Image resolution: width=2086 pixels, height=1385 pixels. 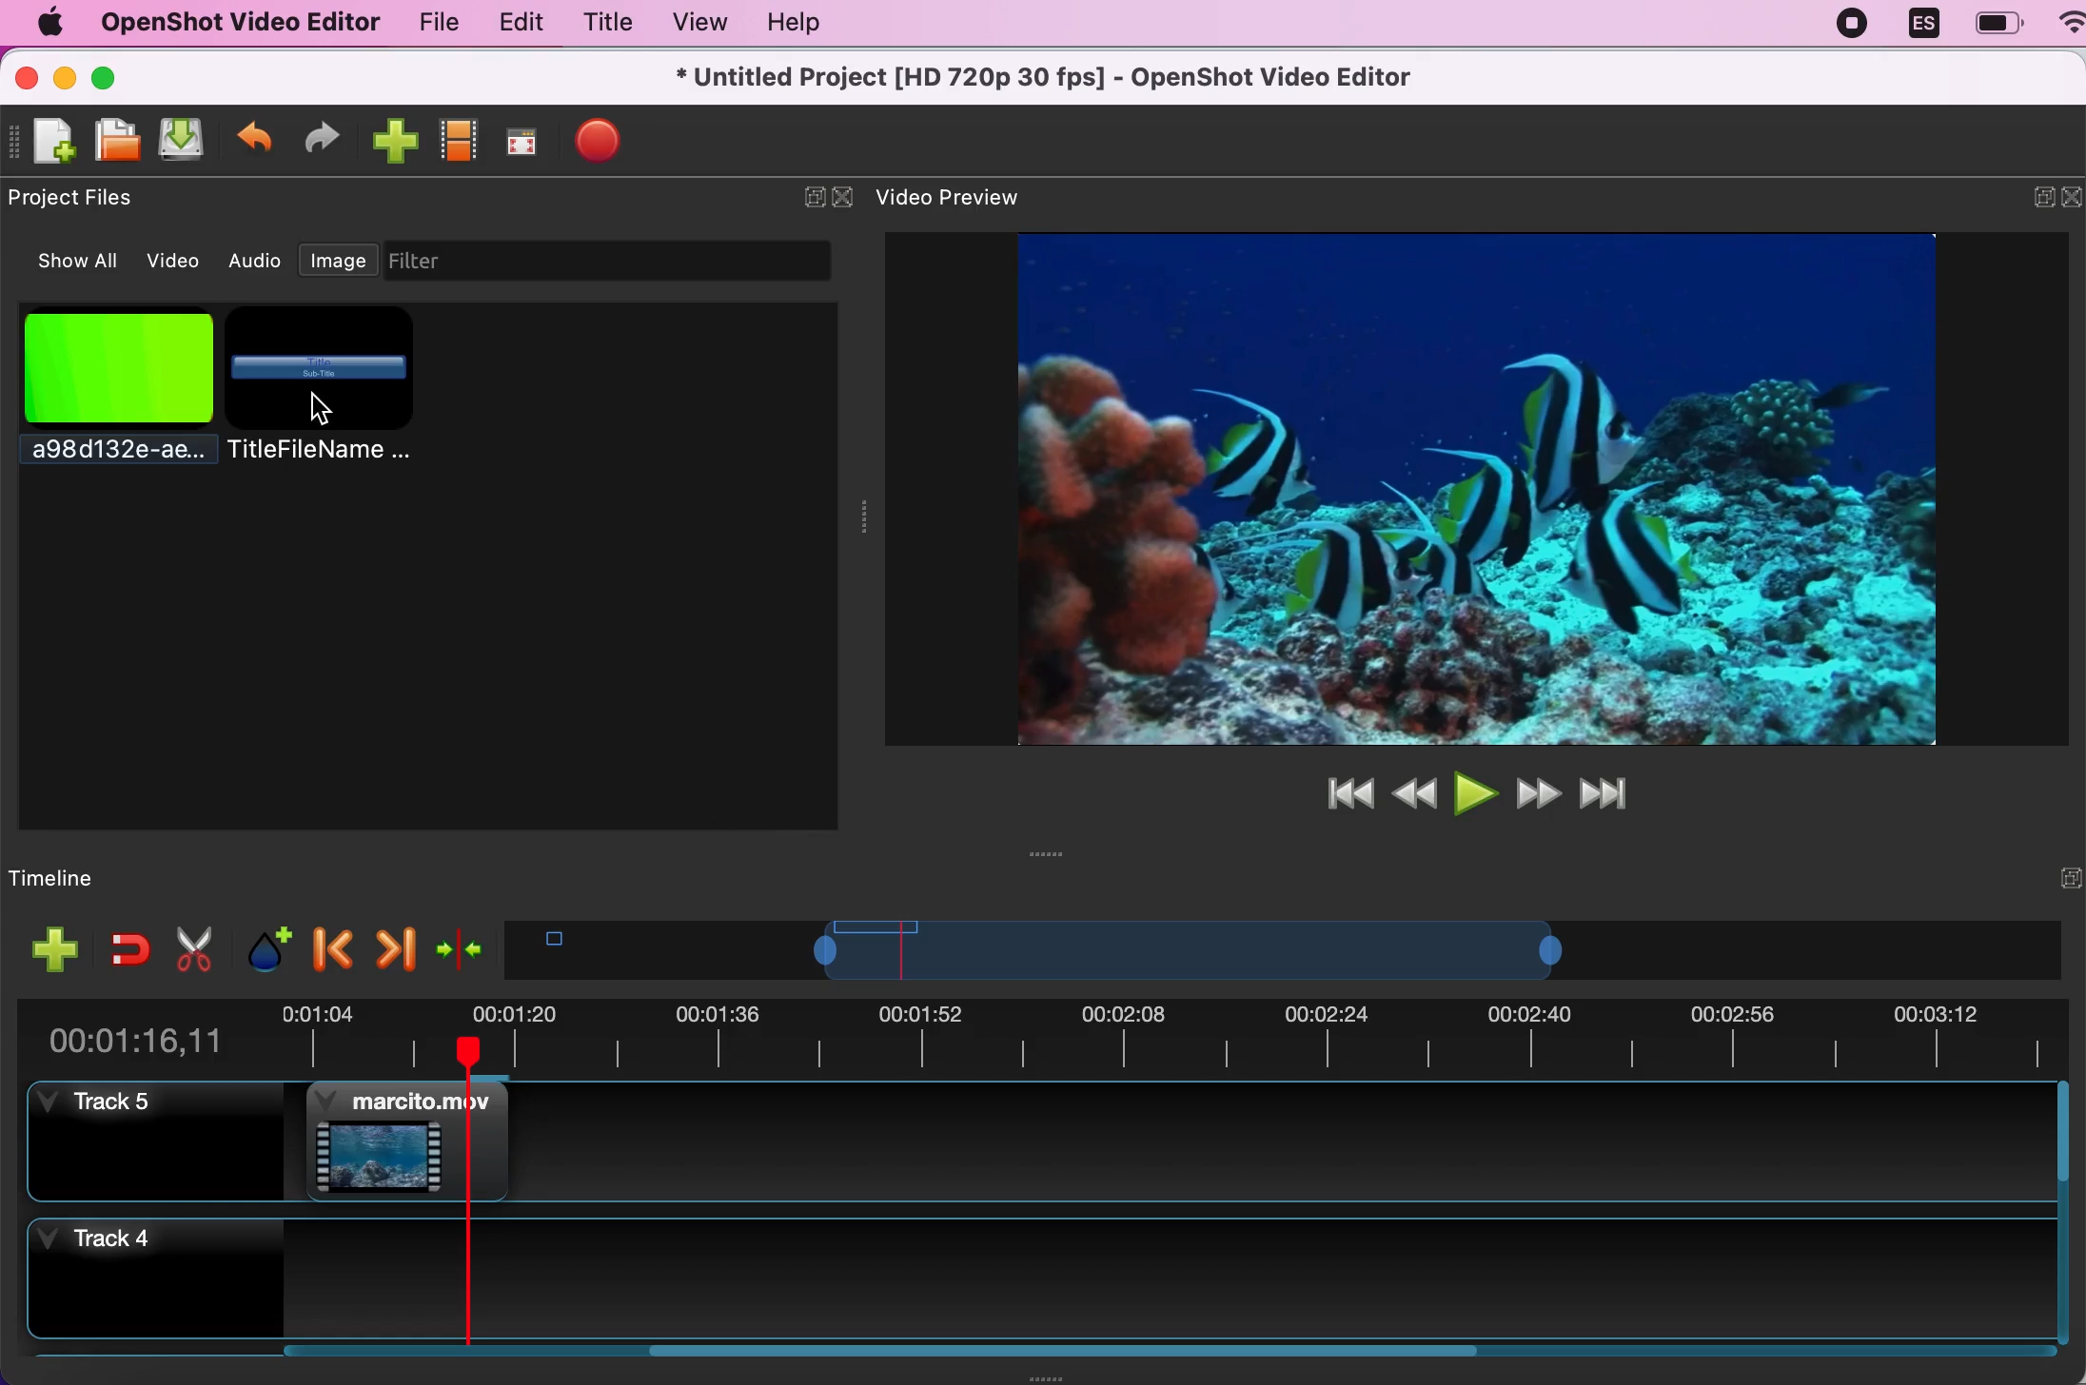 I want to click on redo, so click(x=330, y=137).